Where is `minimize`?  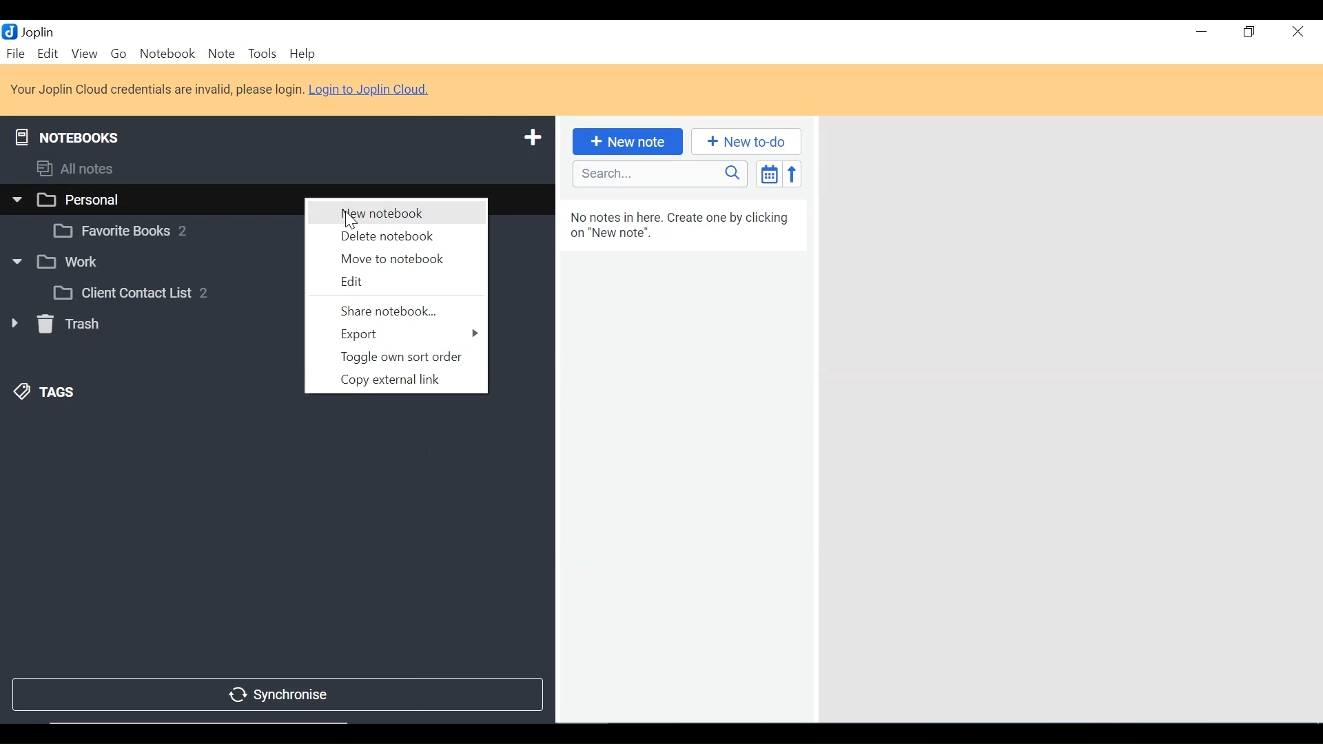
minimize is located at coordinates (1202, 34).